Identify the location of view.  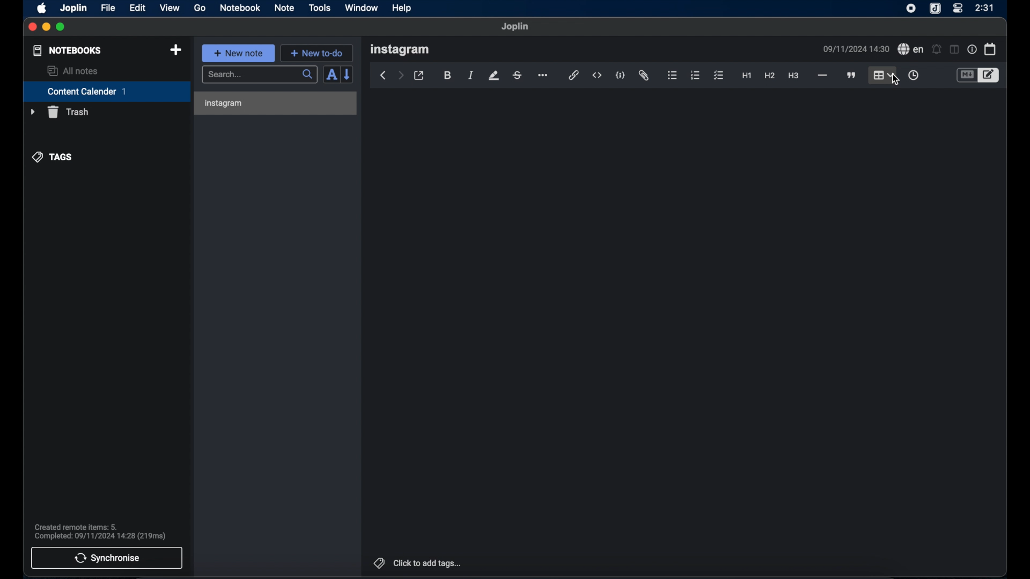
(170, 8).